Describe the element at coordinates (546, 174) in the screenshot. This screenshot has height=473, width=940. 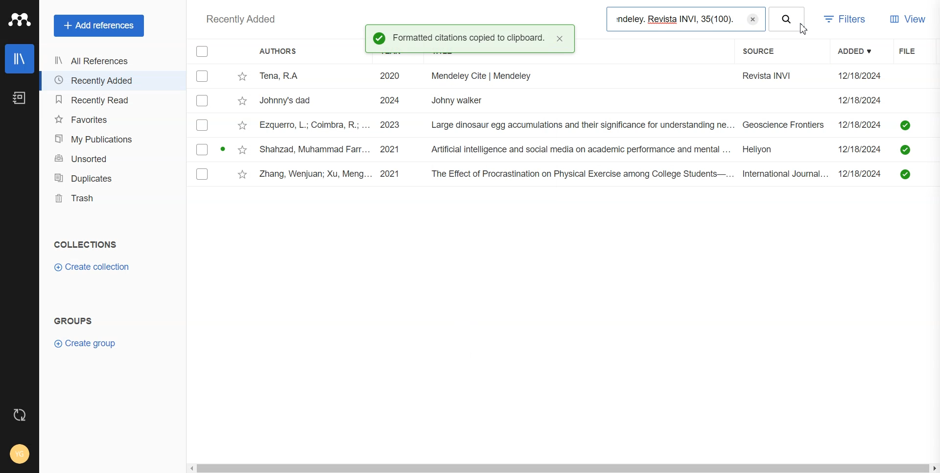
I see `Zhang, Wenjuan; Xu, Meng... 2021 The Effect of Procrastination on Physical Exercise among College Students—... International Journal...` at that location.